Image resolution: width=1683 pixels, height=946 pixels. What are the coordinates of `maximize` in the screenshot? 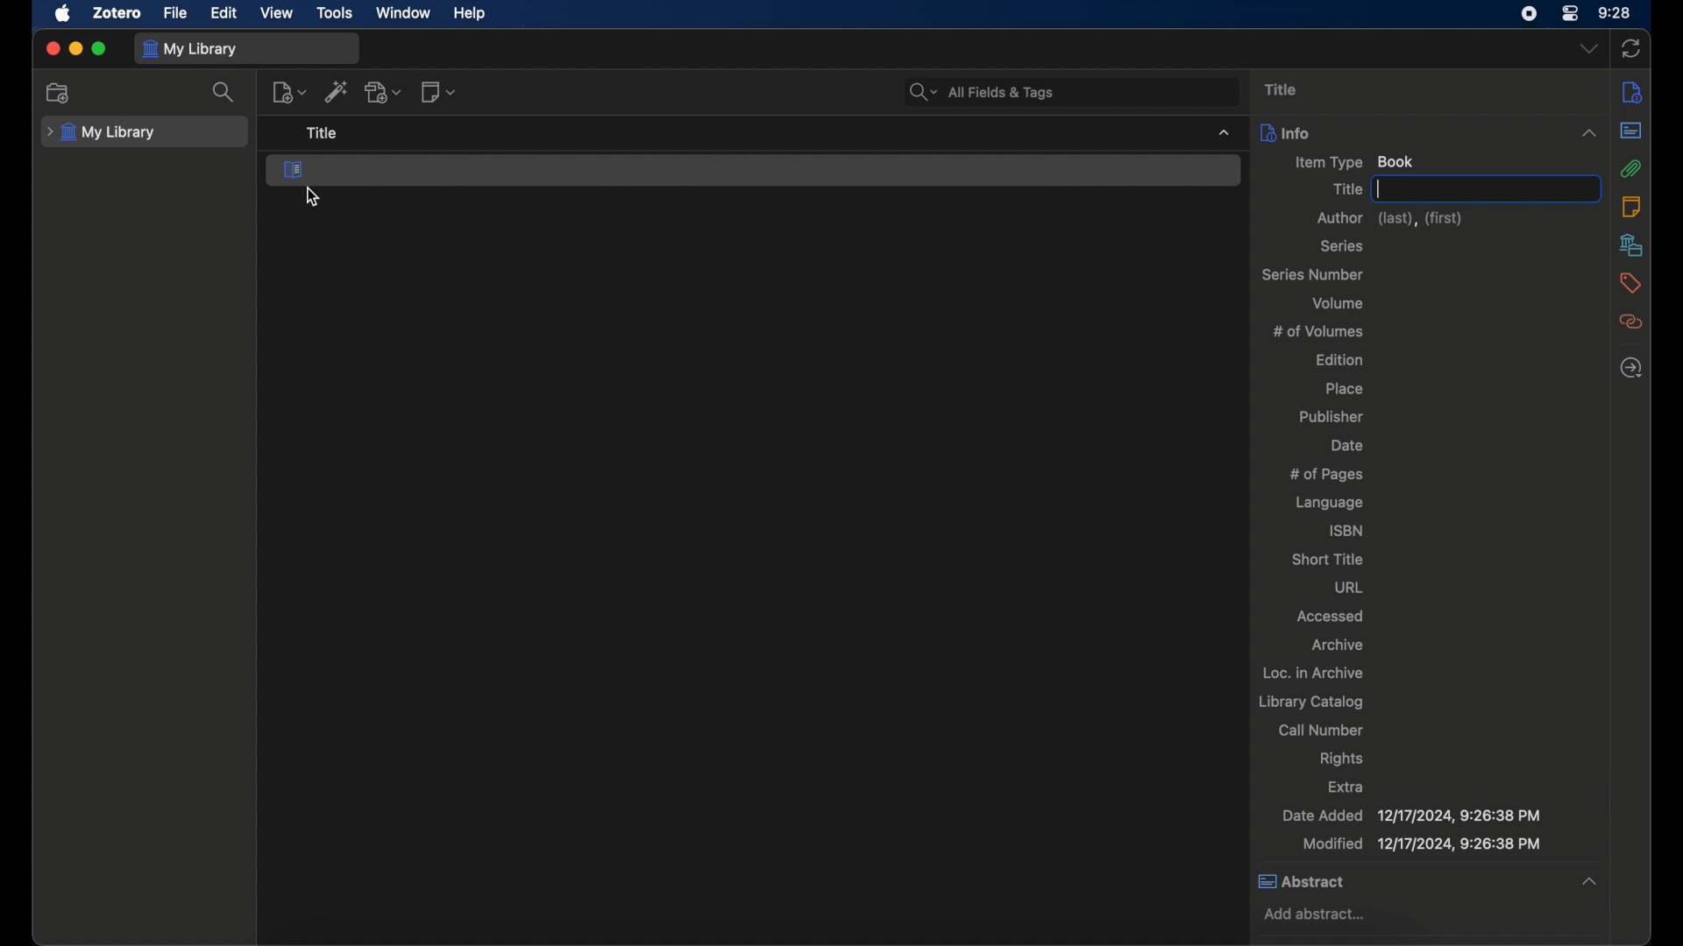 It's located at (100, 48).